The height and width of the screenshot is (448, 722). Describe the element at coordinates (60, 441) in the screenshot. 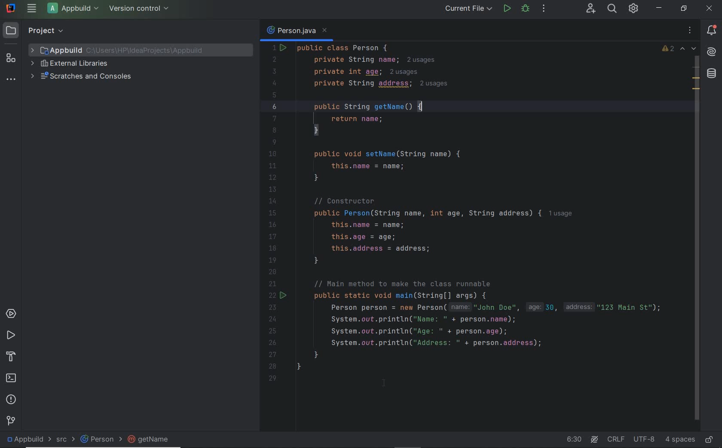

I see `src` at that location.